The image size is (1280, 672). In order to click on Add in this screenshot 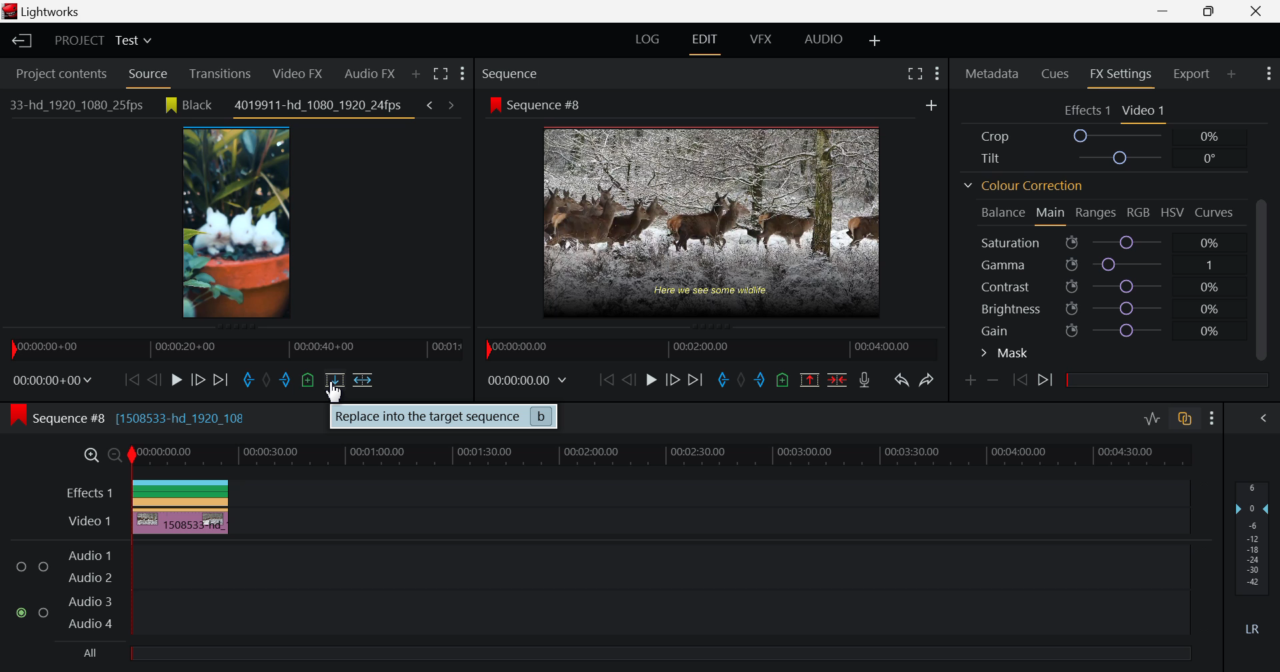, I will do `click(931, 106)`.